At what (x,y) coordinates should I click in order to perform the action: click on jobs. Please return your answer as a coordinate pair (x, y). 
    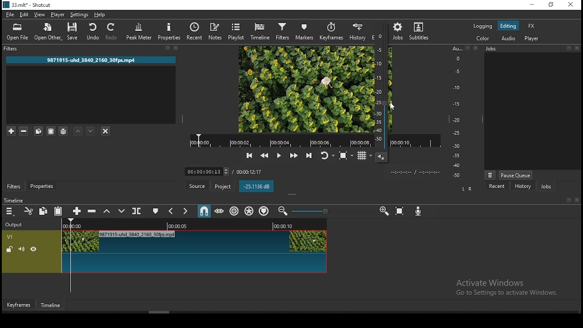
    Looking at the image, I should click on (548, 186).